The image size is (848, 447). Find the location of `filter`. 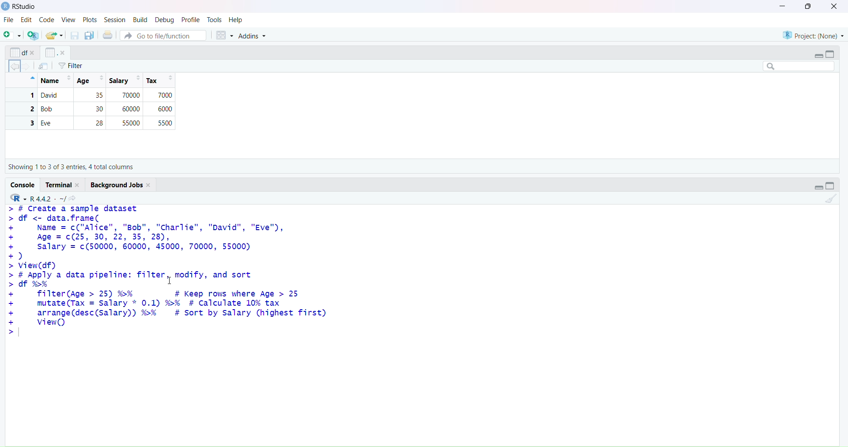

filter is located at coordinates (70, 65).